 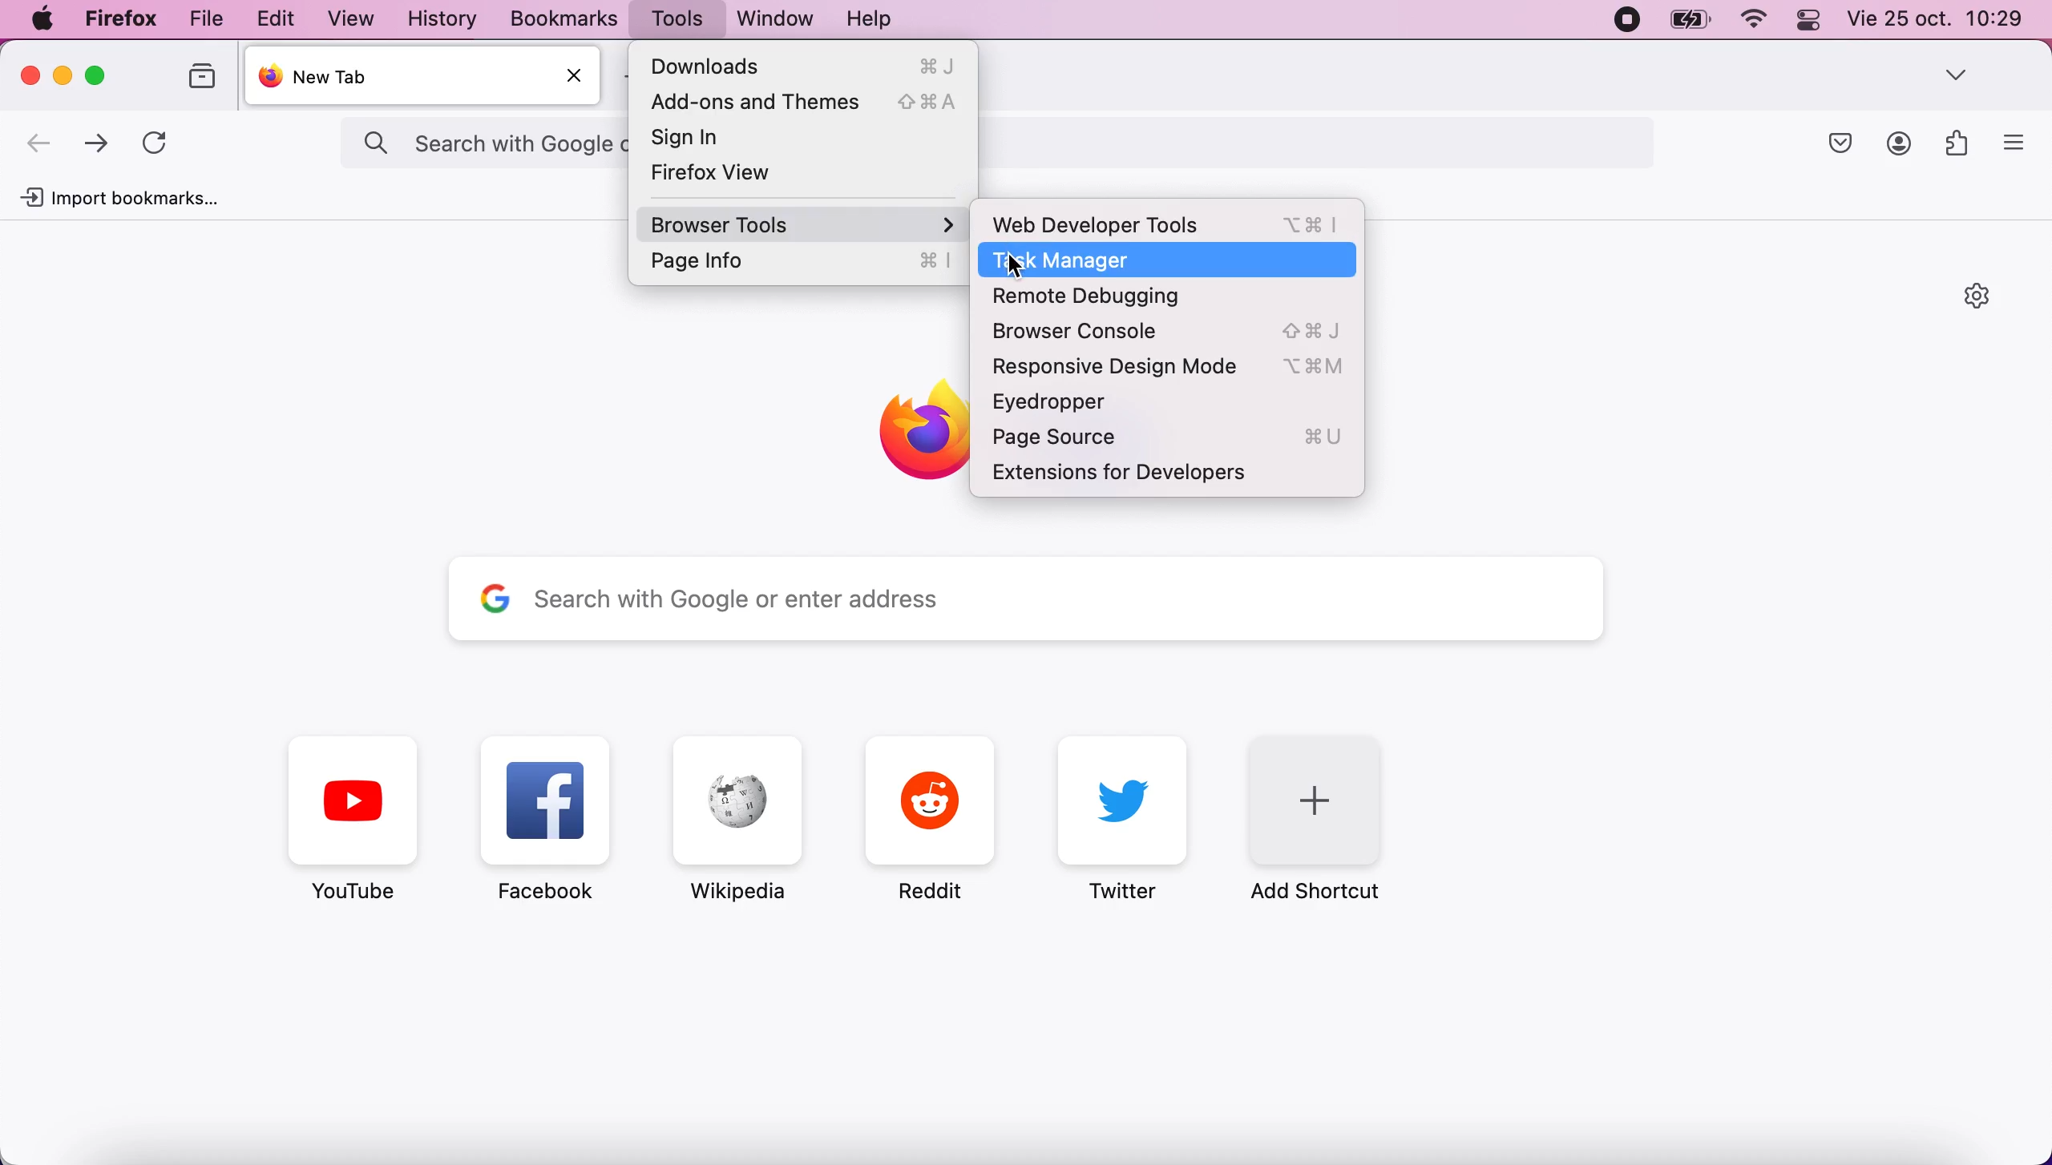 I want to click on Eyedropper, so click(x=1172, y=402).